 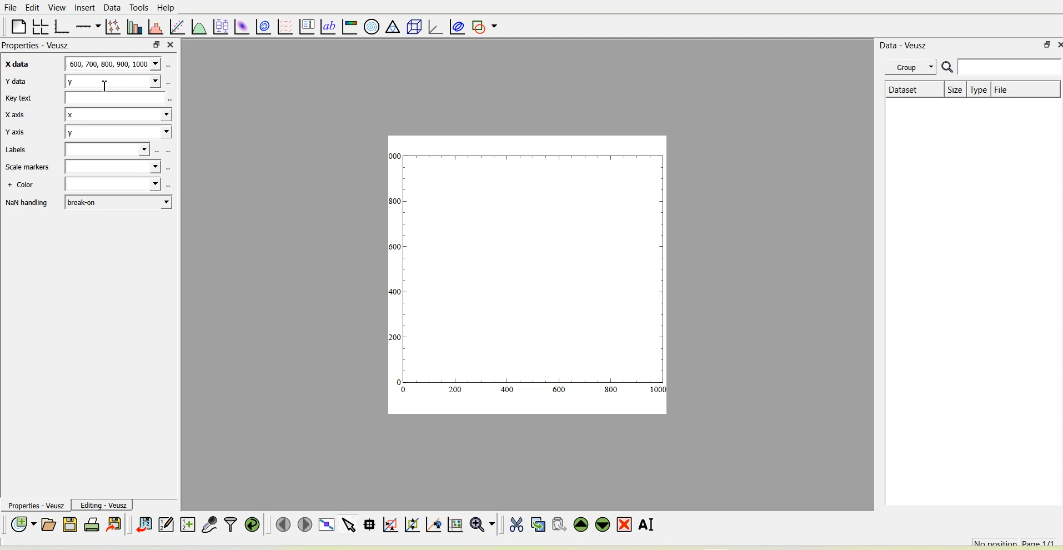 I want to click on plot key, so click(x=306, y=26).